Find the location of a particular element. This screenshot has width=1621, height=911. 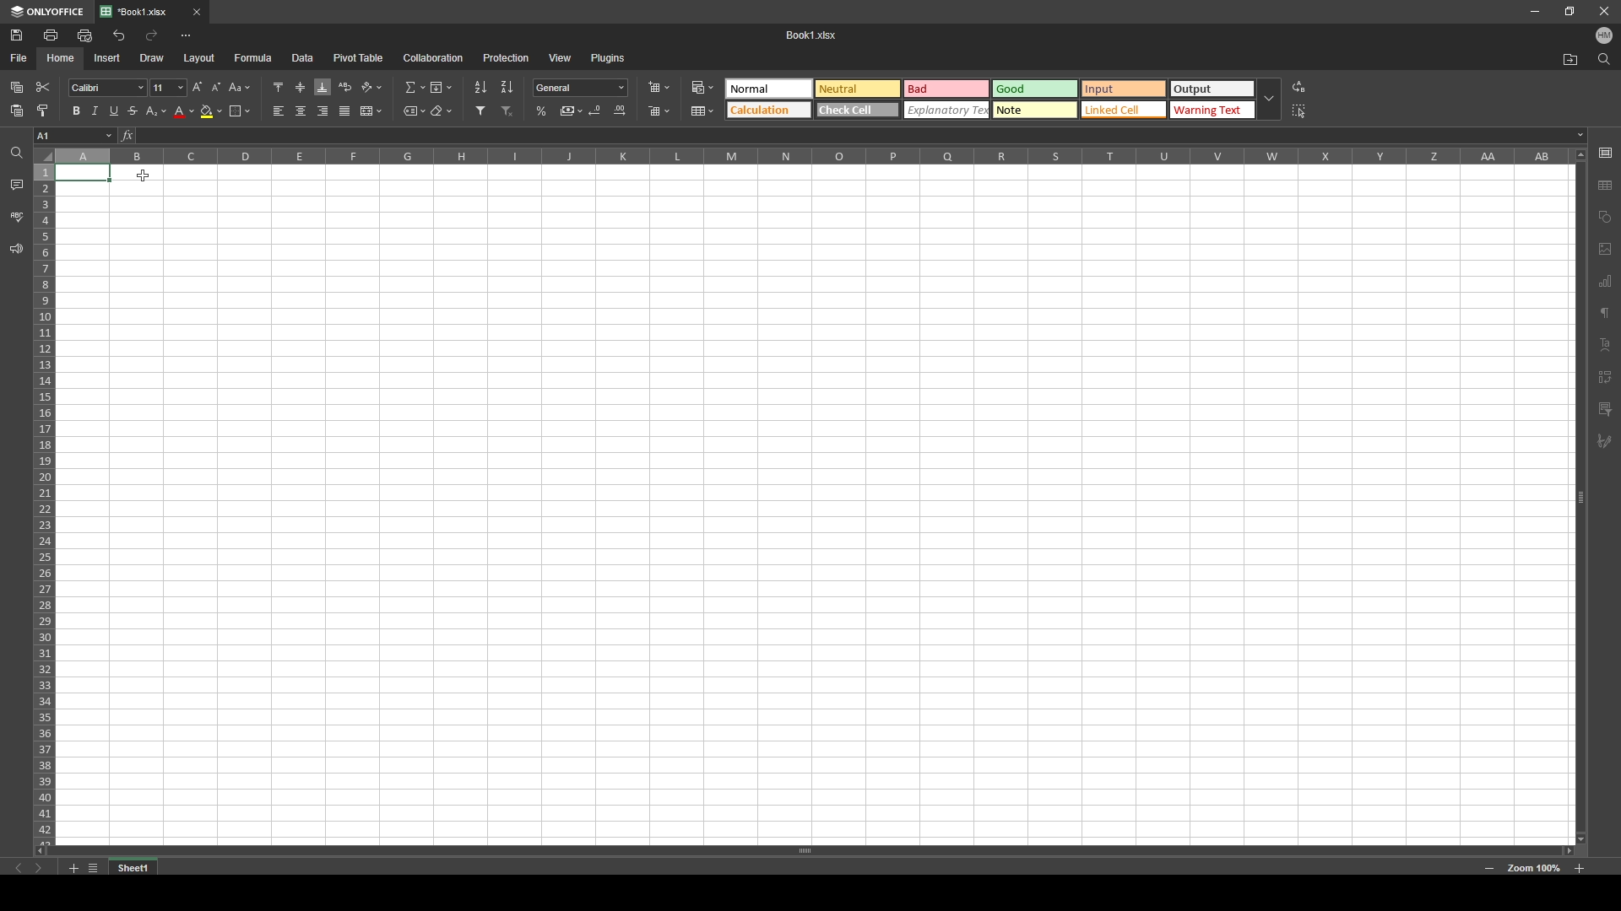

cut is located at coordinates (43, 87).